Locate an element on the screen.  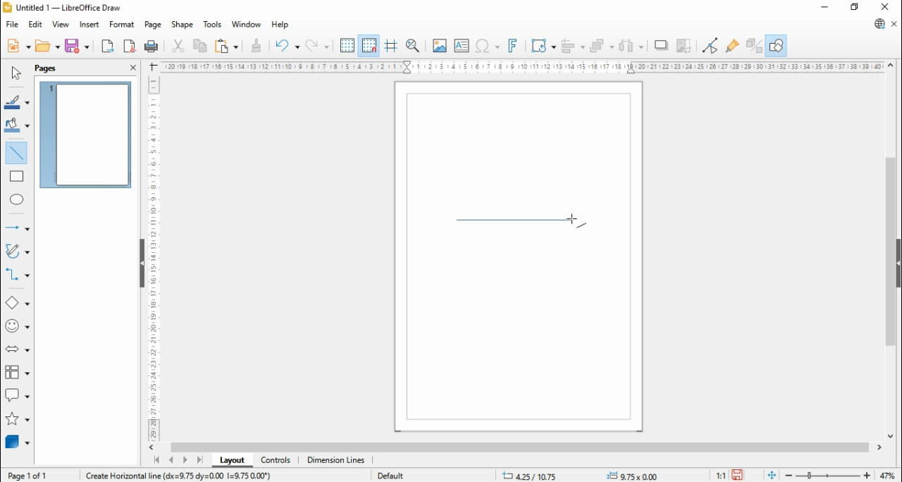
shadow is located at coordinates (662, 45).